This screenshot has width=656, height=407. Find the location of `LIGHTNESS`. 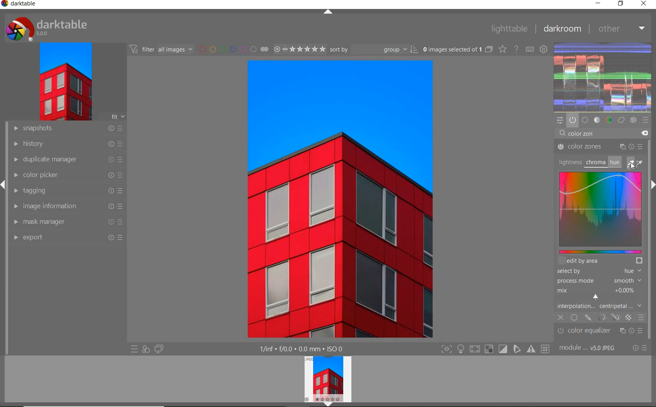

LIGHTNESS is located at coordinates (569, 162).